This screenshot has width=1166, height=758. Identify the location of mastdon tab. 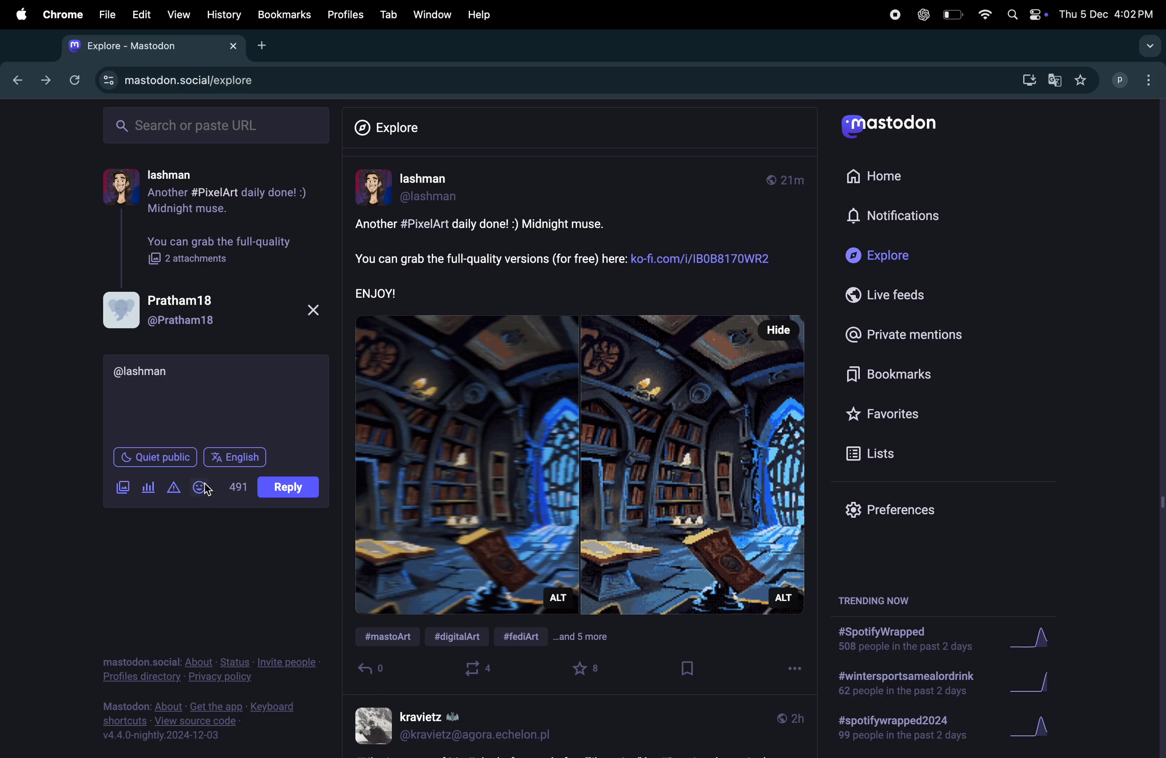
(158, 47).